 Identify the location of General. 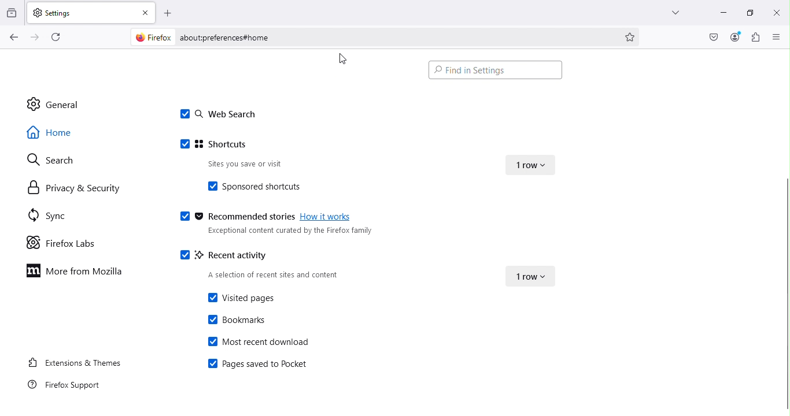
(64, 104).